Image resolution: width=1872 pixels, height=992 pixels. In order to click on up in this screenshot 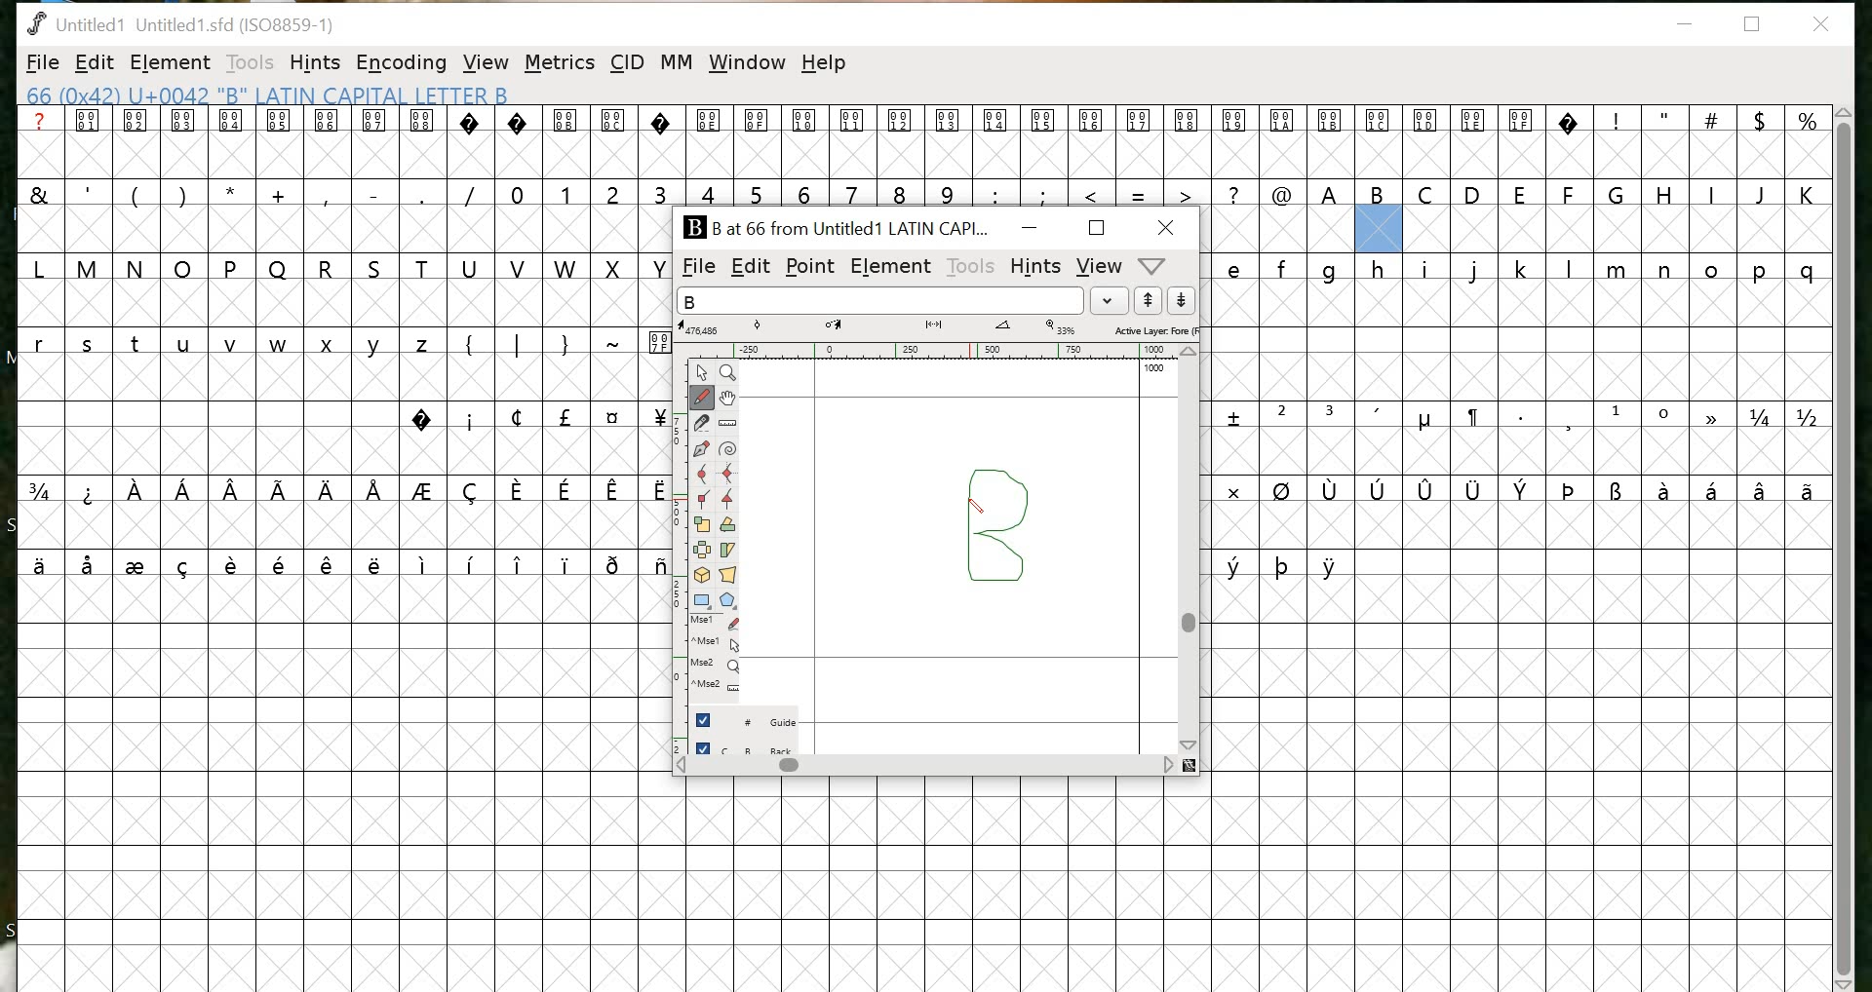, I will do `click(1150, 301)`.